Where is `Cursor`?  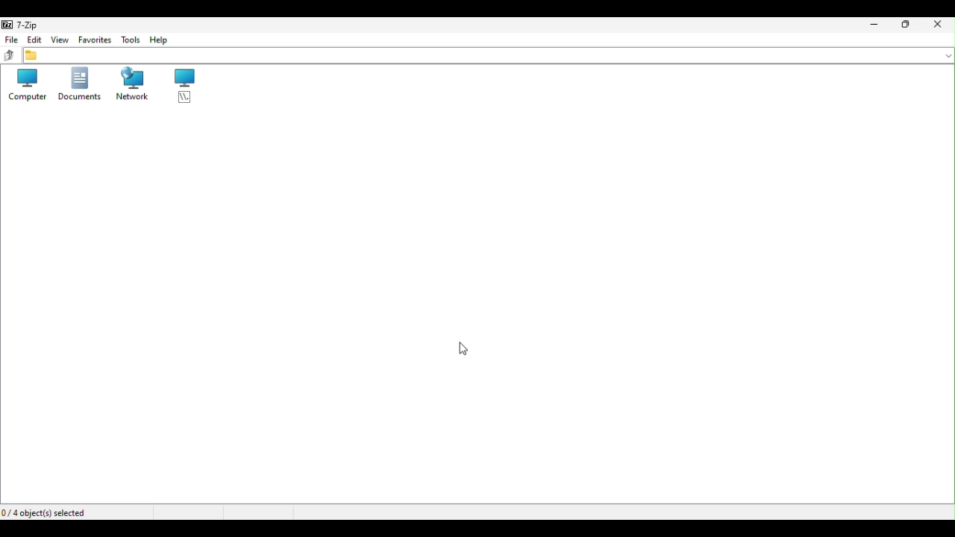 Cursor is located at coordinates (465, 348).